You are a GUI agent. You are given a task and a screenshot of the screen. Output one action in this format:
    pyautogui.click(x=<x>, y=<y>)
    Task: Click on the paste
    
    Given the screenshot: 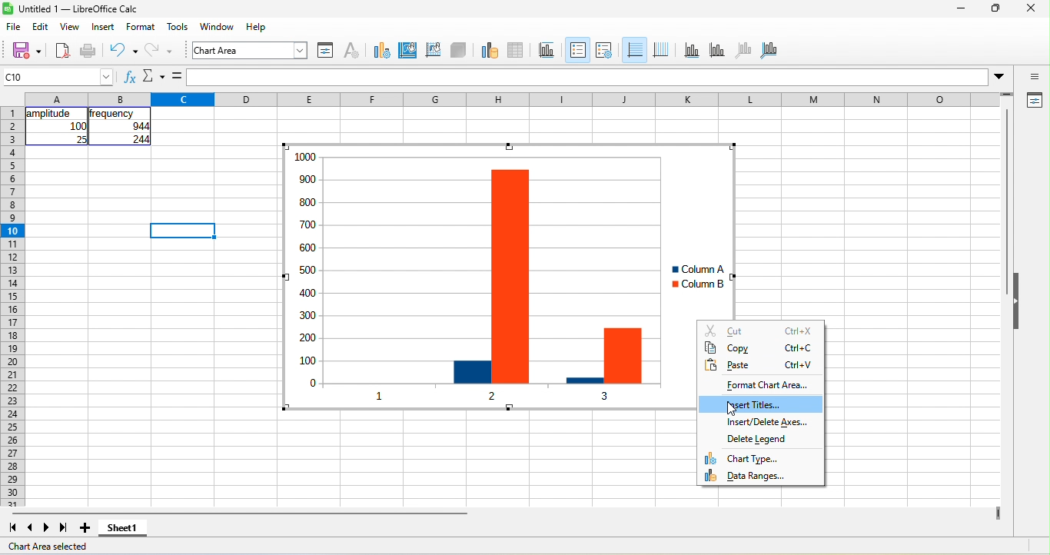 What is the action you would take?
    pyautogui.click(x=761, y=365)
    